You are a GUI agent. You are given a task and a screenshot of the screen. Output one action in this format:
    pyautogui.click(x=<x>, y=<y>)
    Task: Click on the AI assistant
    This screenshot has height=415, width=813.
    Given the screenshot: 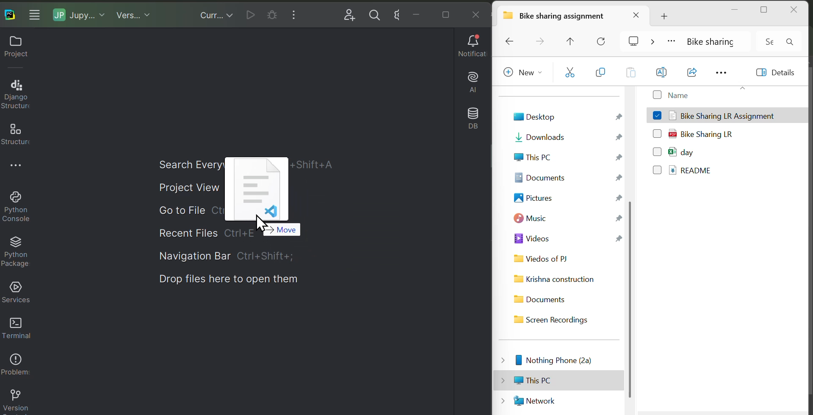 What is the action you would take?
    pyautogui.click(x=470, y=80)
    